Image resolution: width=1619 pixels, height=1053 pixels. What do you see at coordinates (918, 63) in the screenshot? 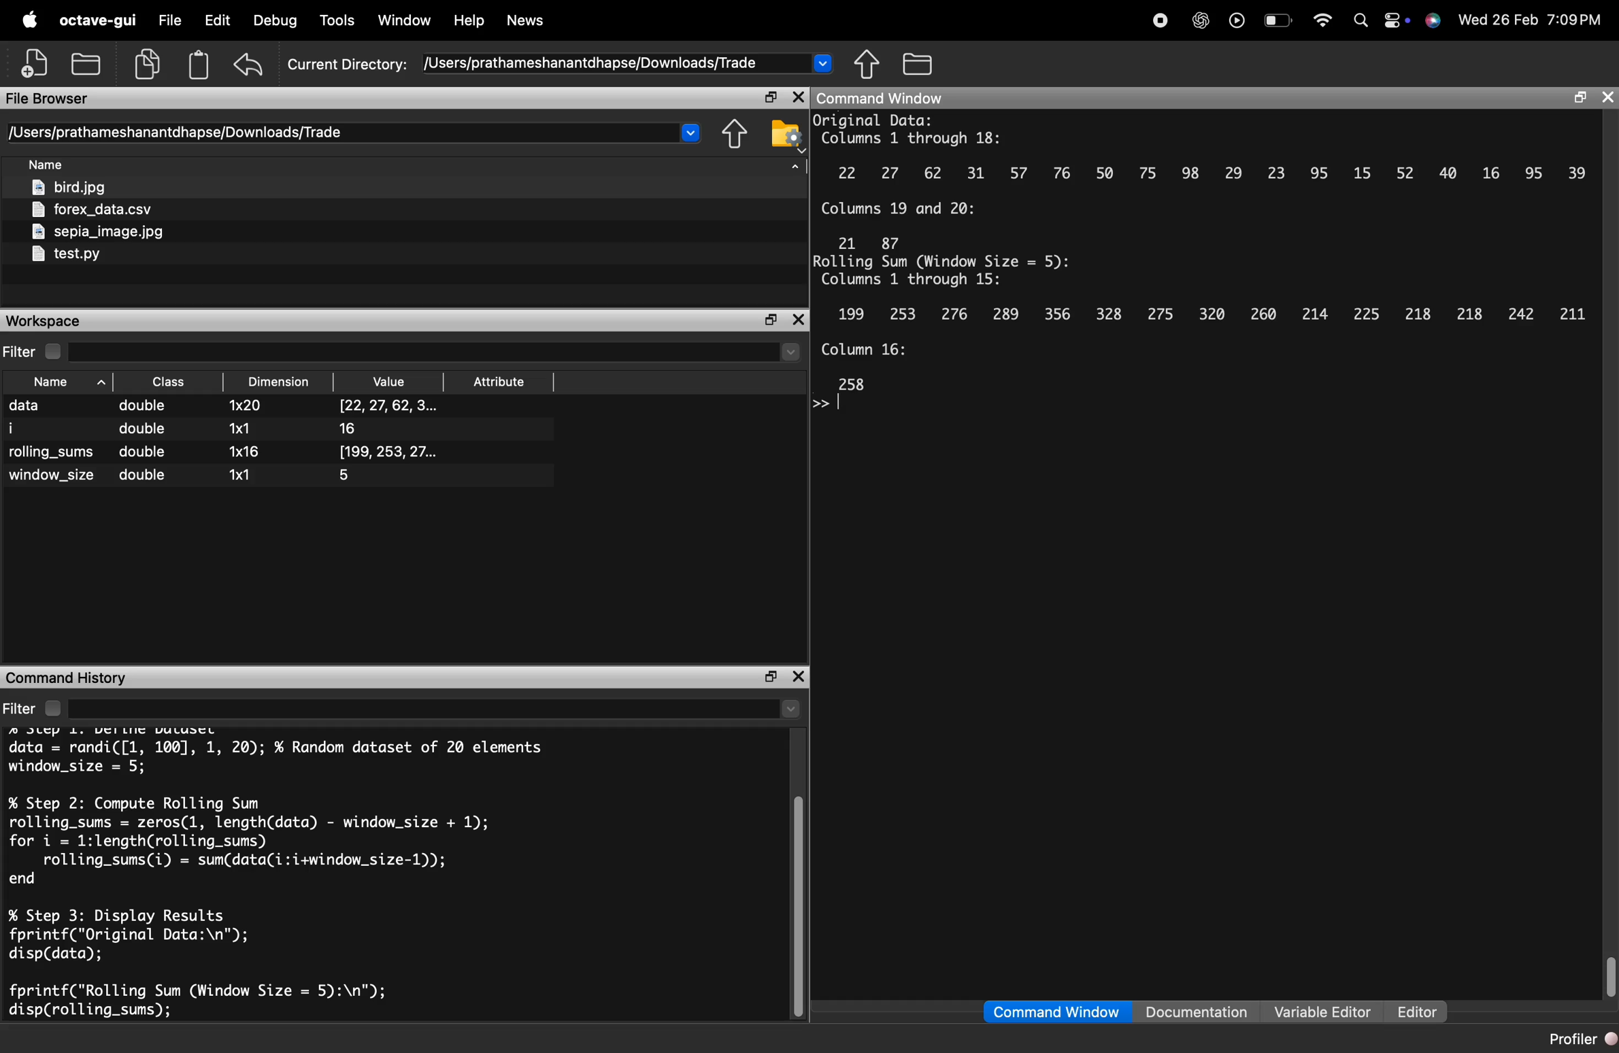
I see `browse directories` at bounding box center [918, 63].